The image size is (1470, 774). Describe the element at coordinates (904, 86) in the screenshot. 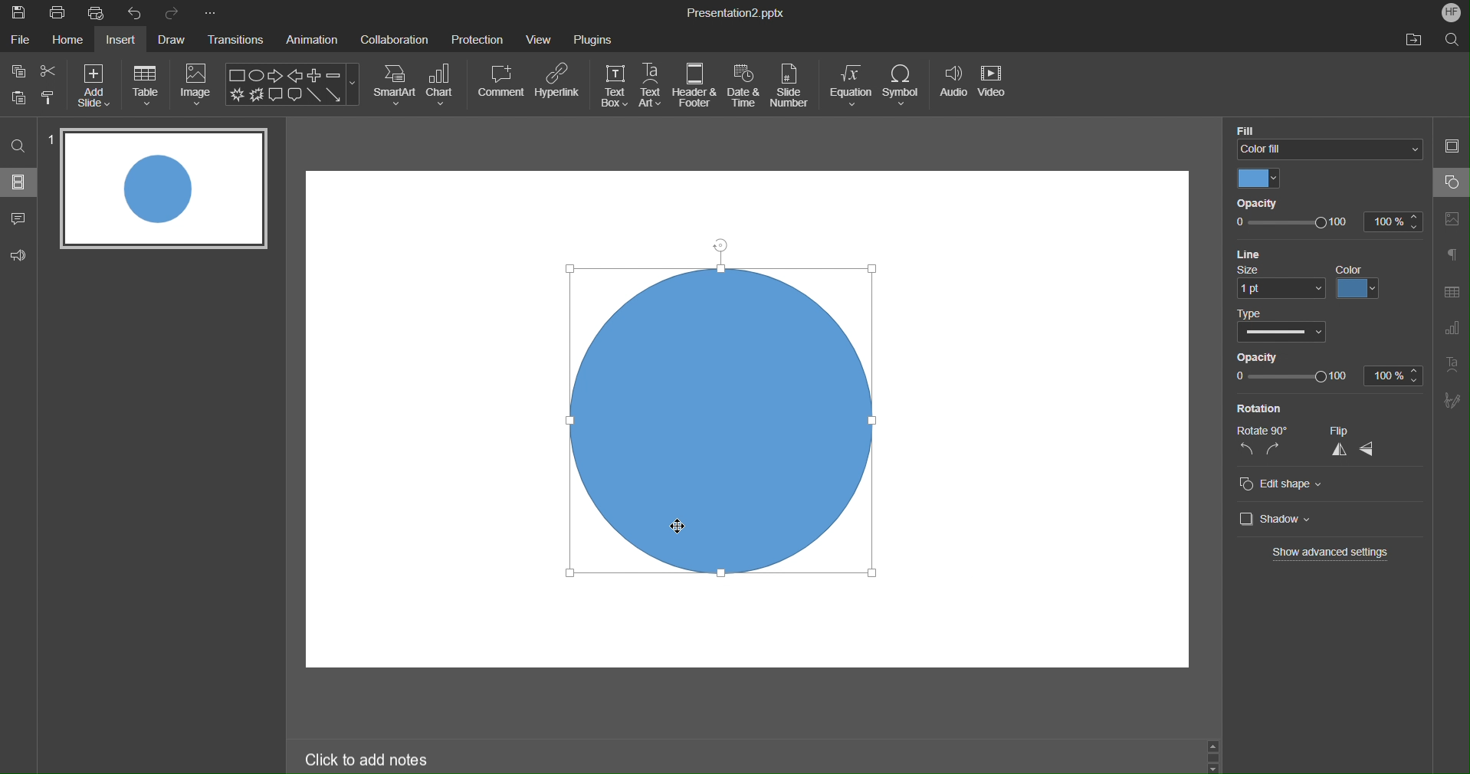

I see `Symbol` at that location.